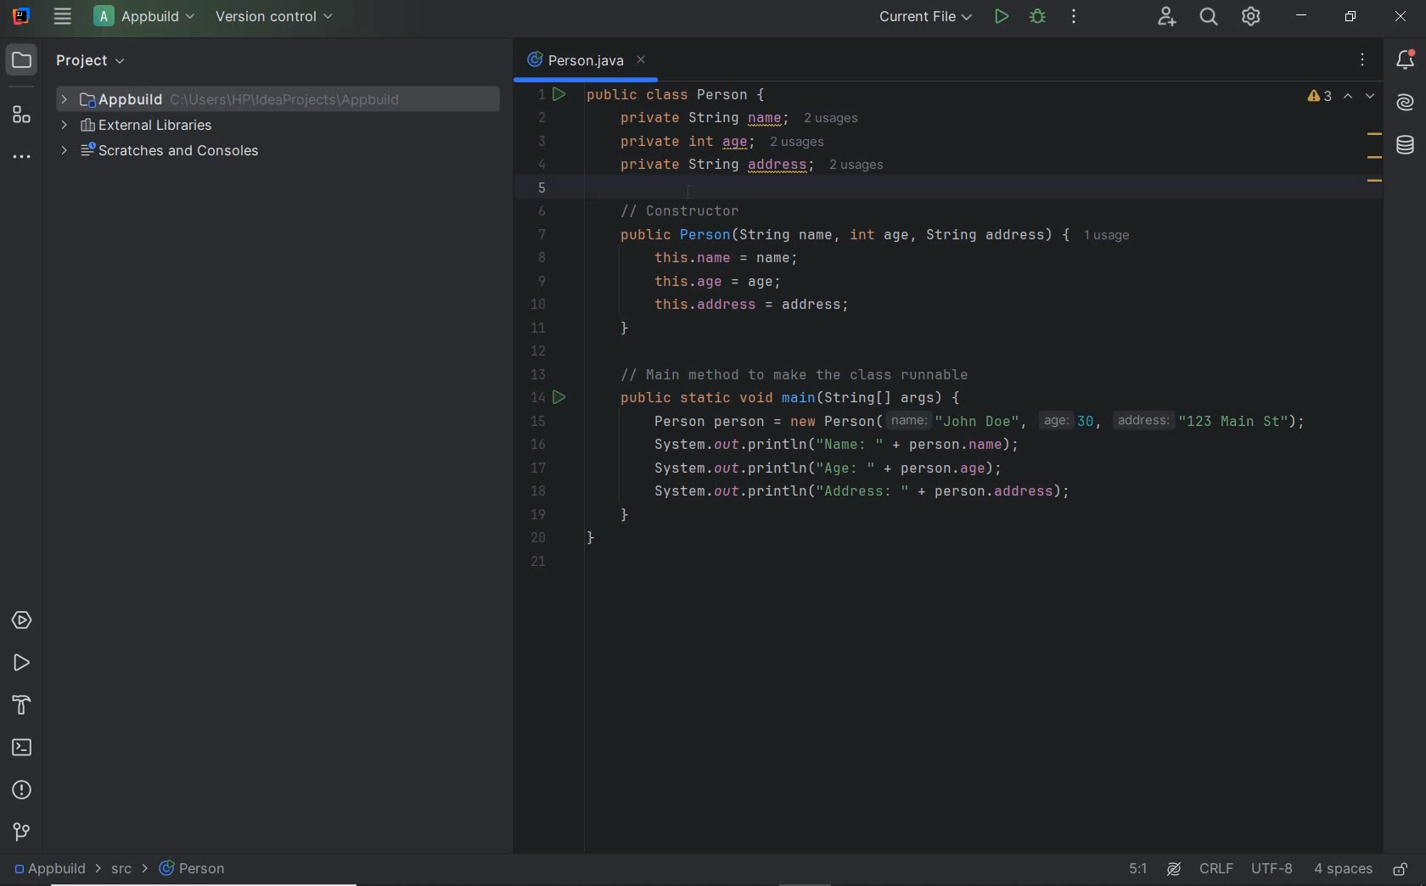 This screenshot has width=1426, height=886. What do you see at coordinates (1301, 15) in the screenshot?
I see `minimize` at bounding box center [1301, 15].